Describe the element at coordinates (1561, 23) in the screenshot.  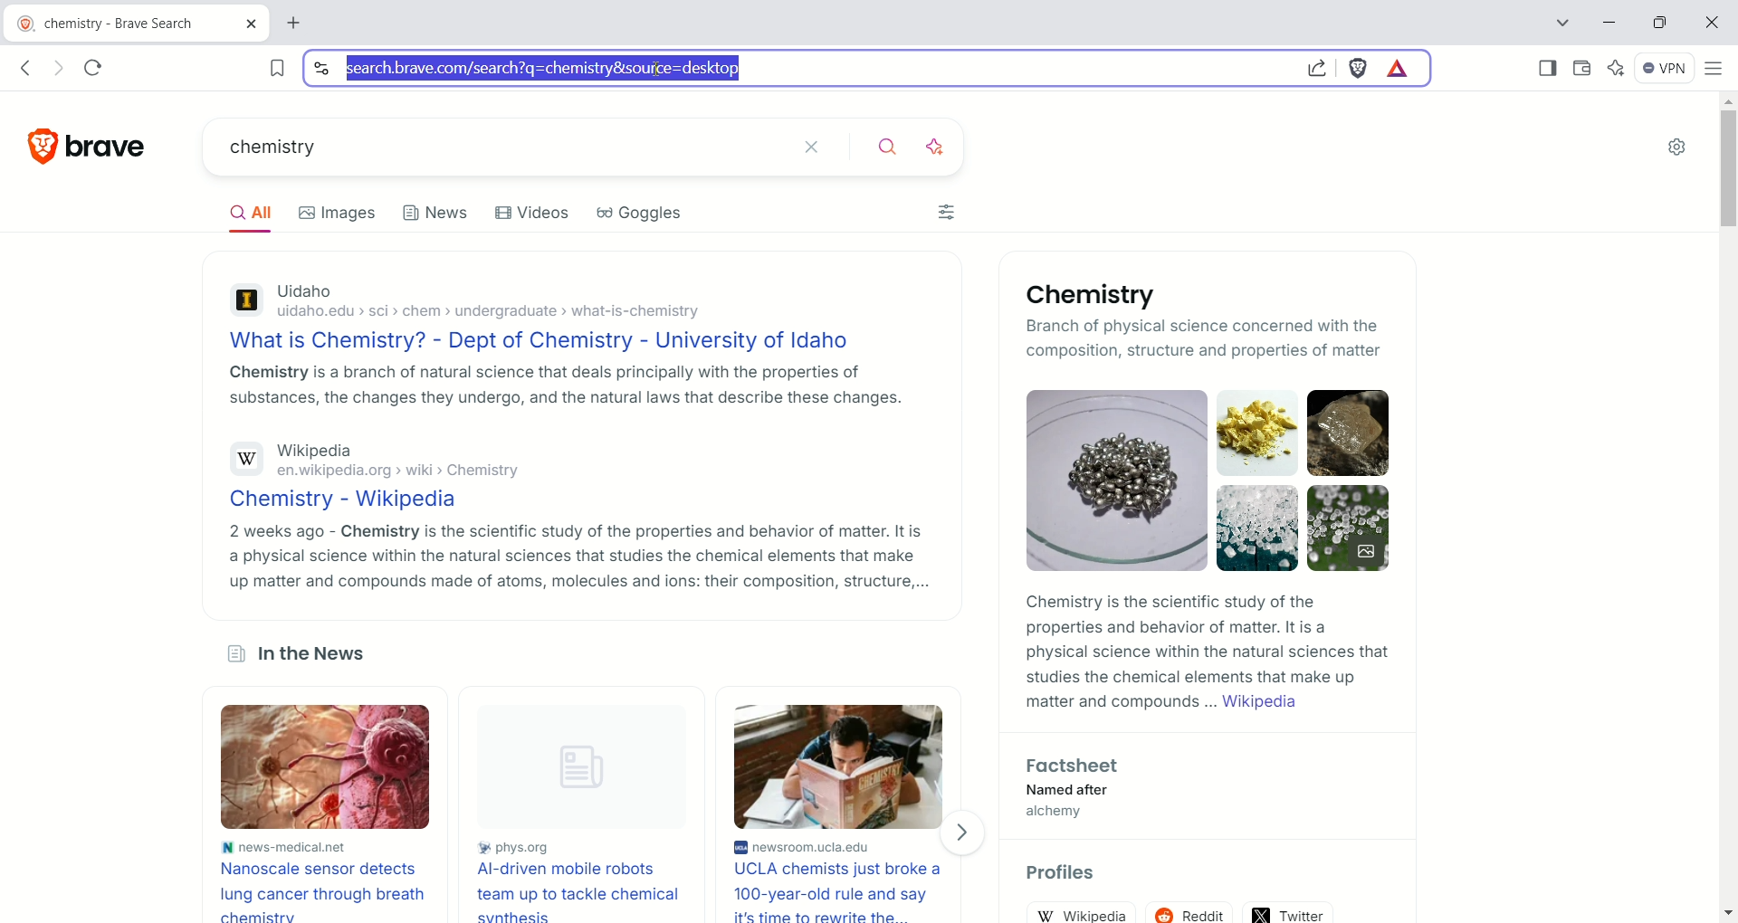
I see `search tab` at that location.